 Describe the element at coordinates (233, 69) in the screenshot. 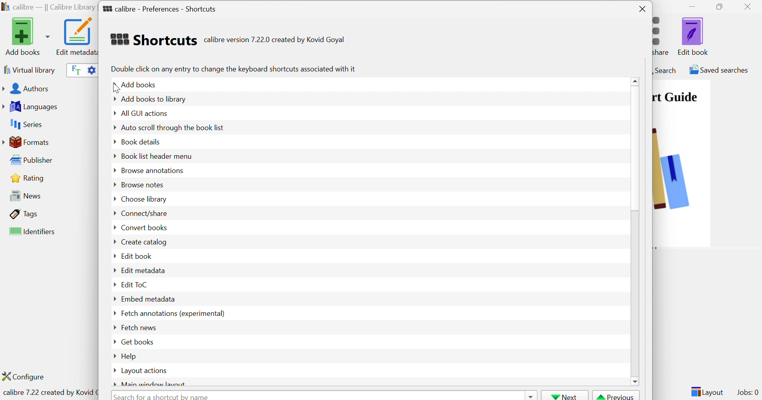

I see `Double click on any entry to change the keyboard shortcuts associated with it` at that location.